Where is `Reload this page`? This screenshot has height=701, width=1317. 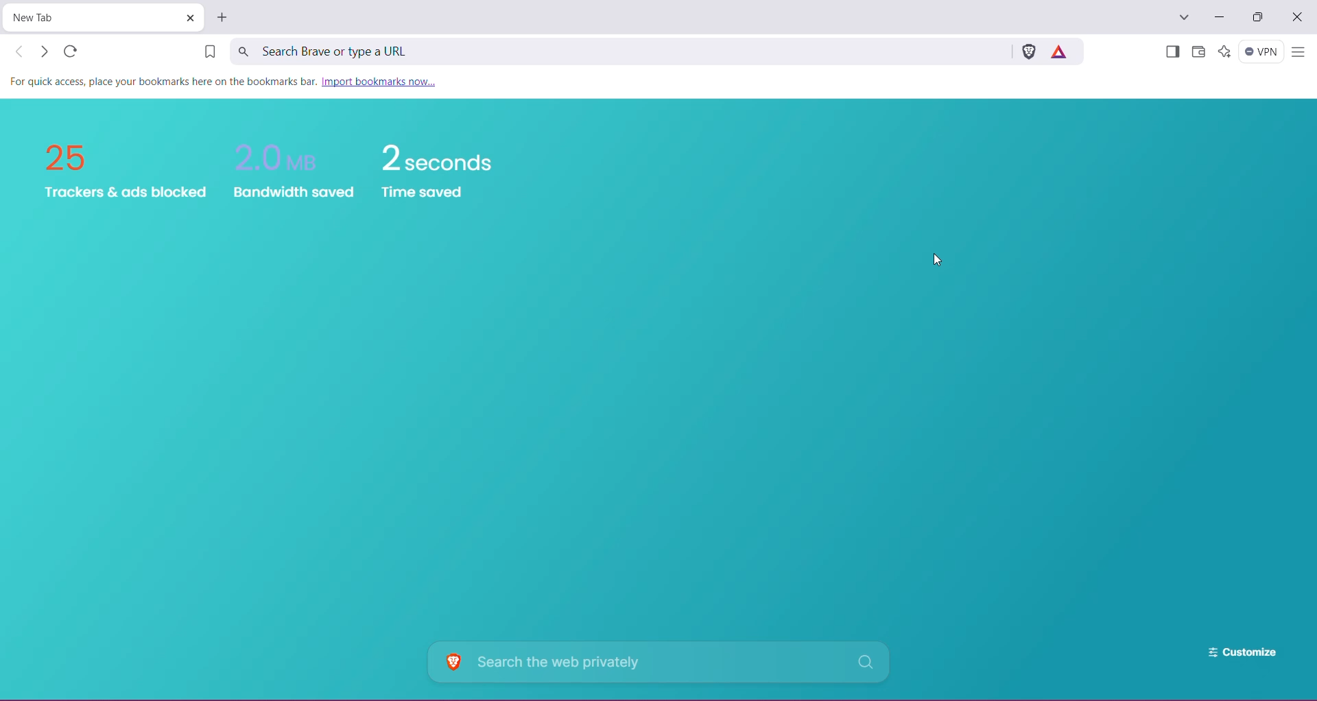
Reload this page is located at coordinates (72, 51).